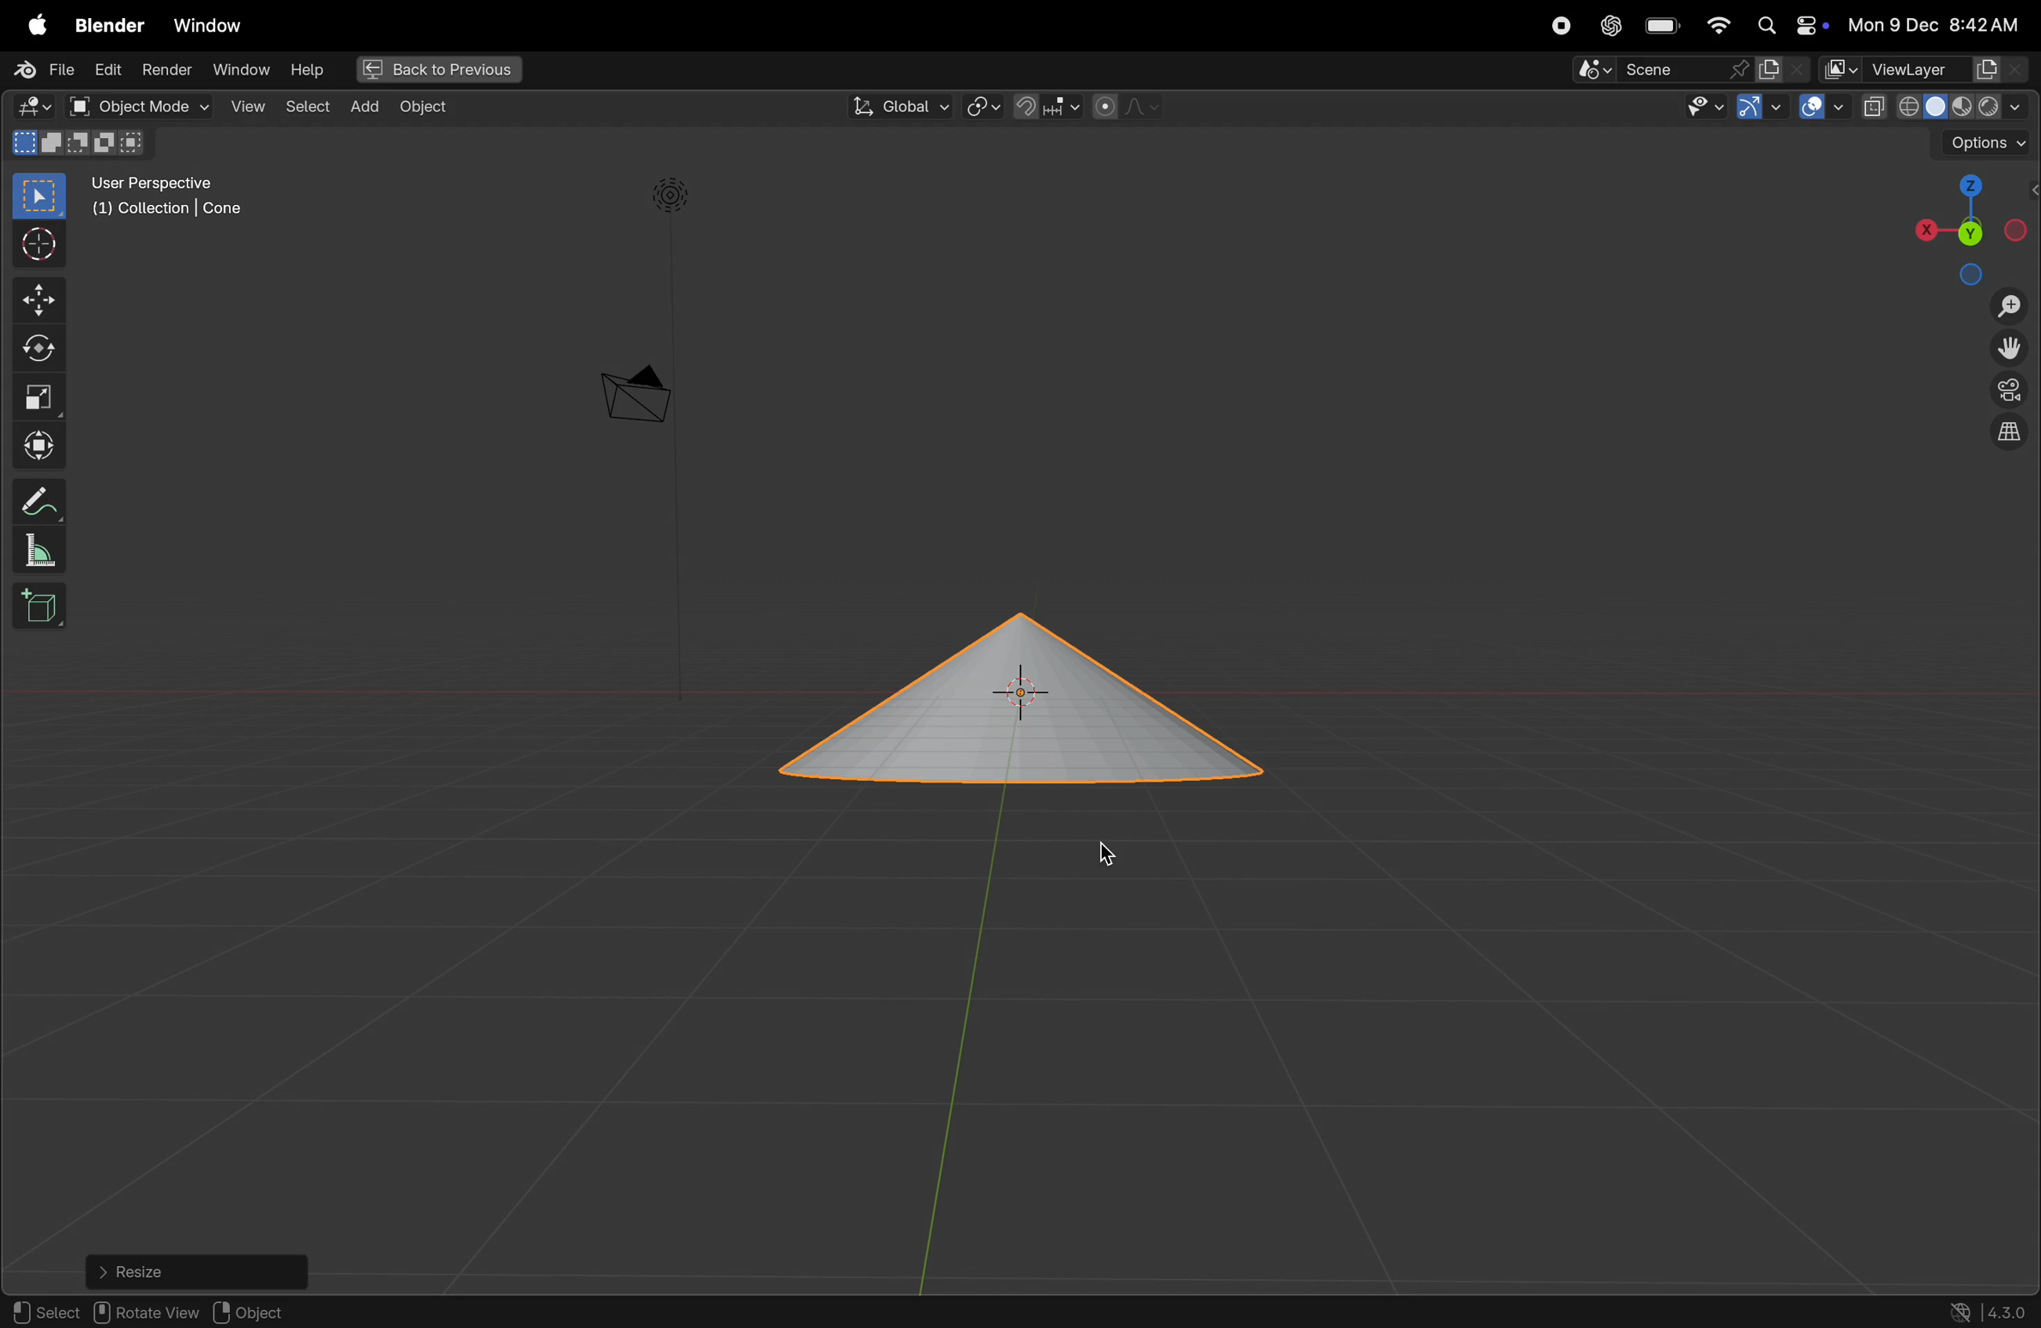  I want to click on Navigate, so click(1863, 1309).